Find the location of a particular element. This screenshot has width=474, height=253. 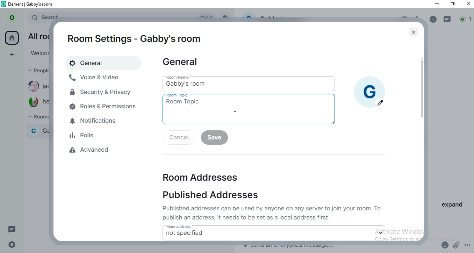

general is located at coordinates (183, 64).